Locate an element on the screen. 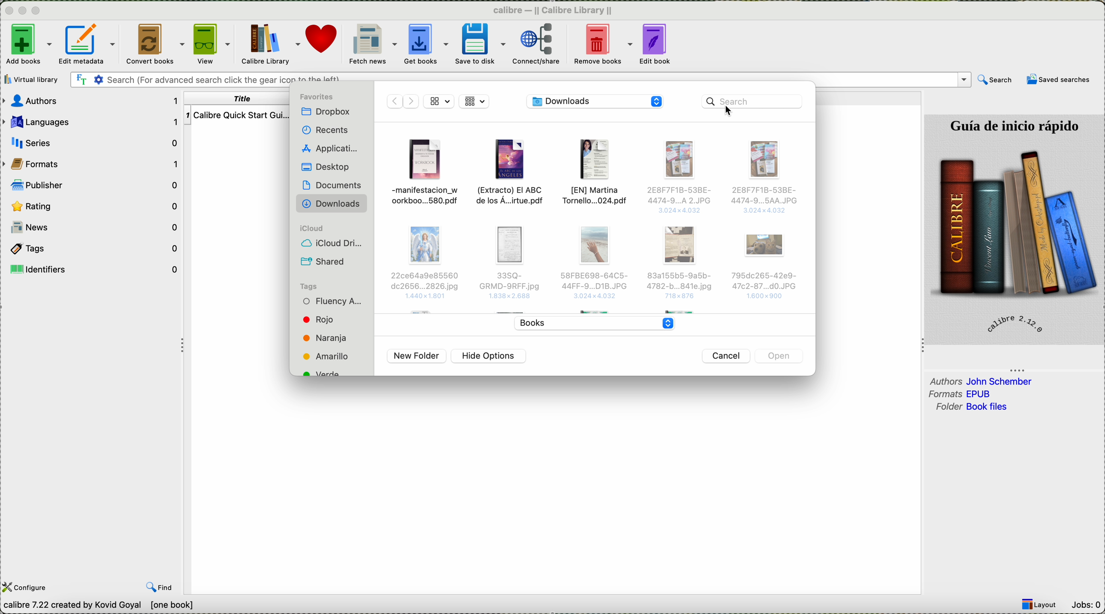 This screenshot has width=1105, height=614. Layout is located at coordinates (1040, 605).